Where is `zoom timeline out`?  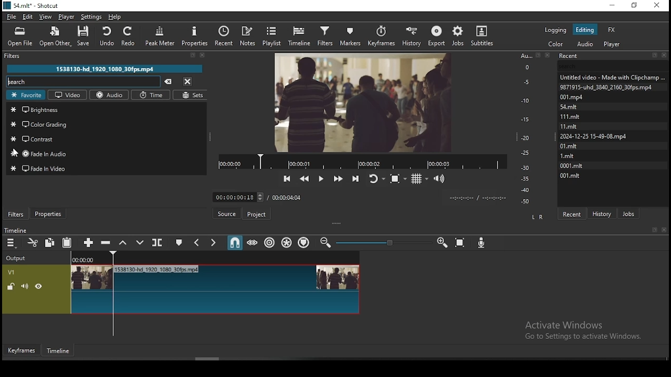 zoom timeline out is located at coordinates (439, 243).